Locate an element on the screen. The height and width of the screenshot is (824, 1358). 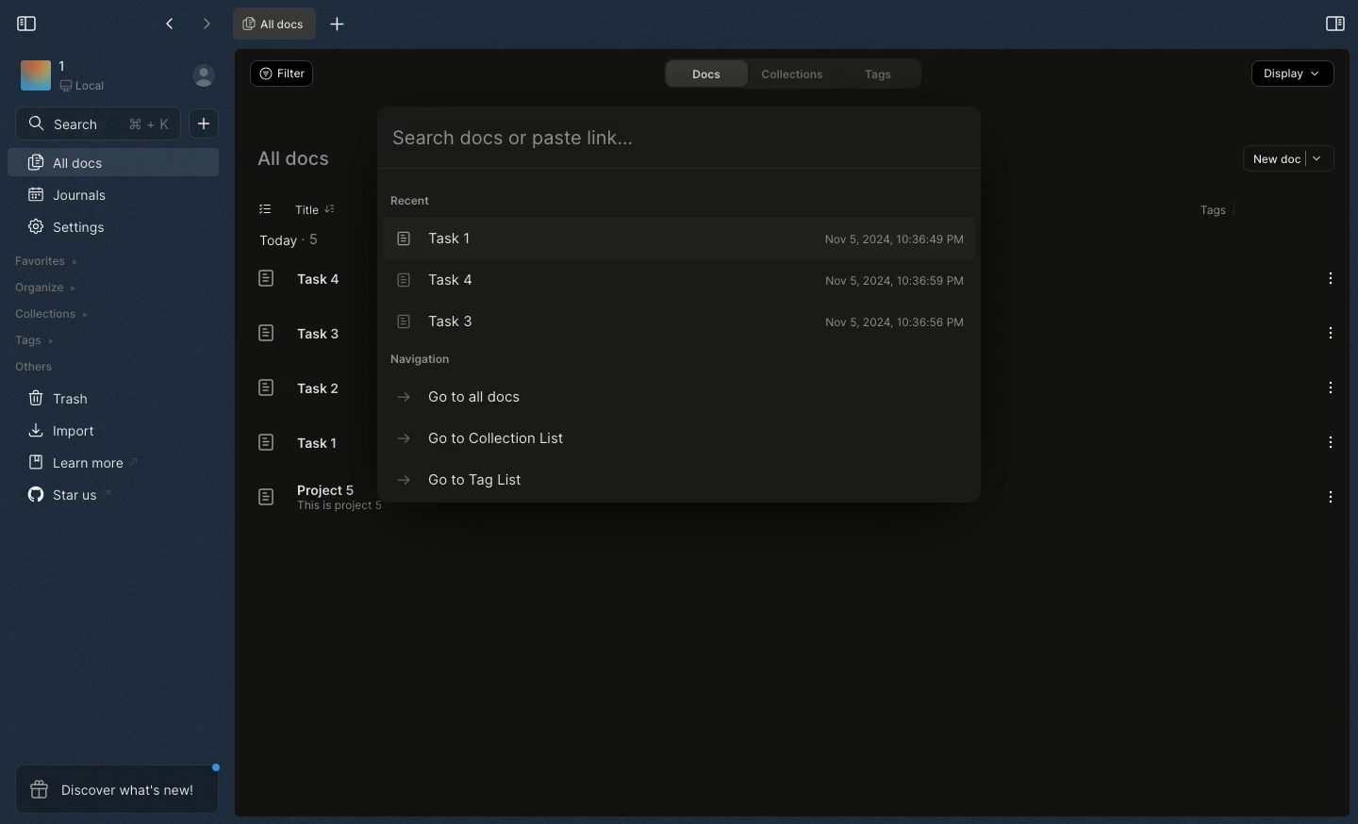
Recent is located at coordinates (414, 201).